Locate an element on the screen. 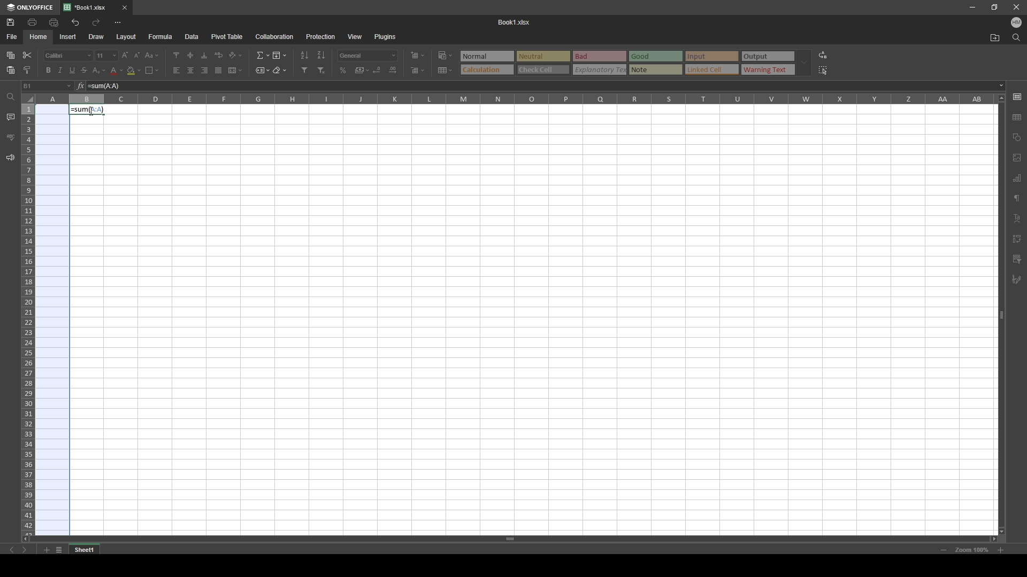 This screenshot has width=1027, height=577. bold is located at coordinates (47, 70).